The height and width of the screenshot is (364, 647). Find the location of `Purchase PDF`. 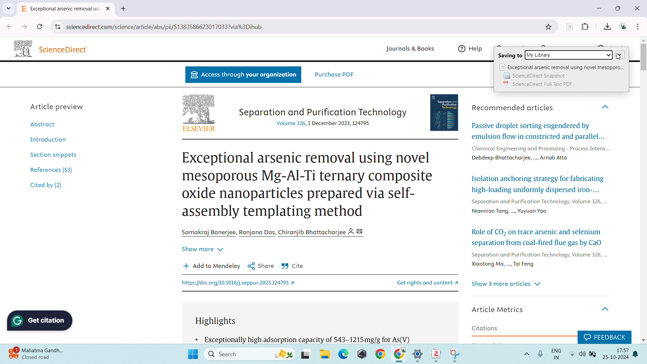

Purchase PDF is located at coordinates (334, 74).